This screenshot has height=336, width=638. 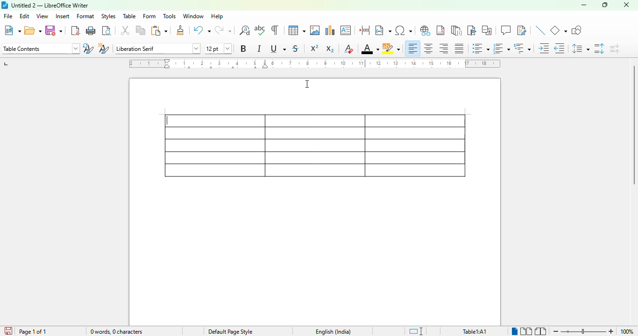 What do you see at coordinates (5, 5) in the screenshot?
I see `logo` at bounding box center [5, 5].